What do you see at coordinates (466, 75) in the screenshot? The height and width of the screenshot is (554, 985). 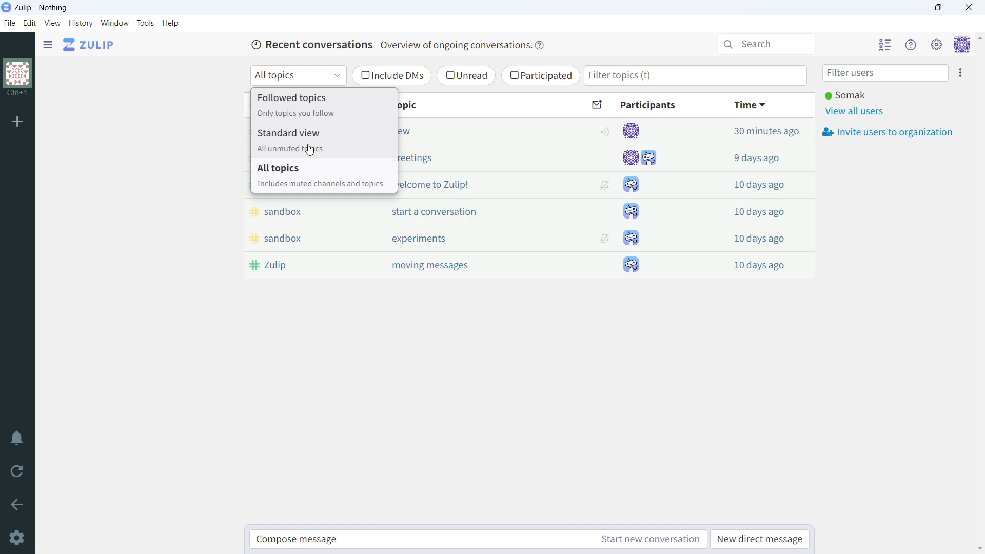 I see `unread` at bounding box center [466, 75].